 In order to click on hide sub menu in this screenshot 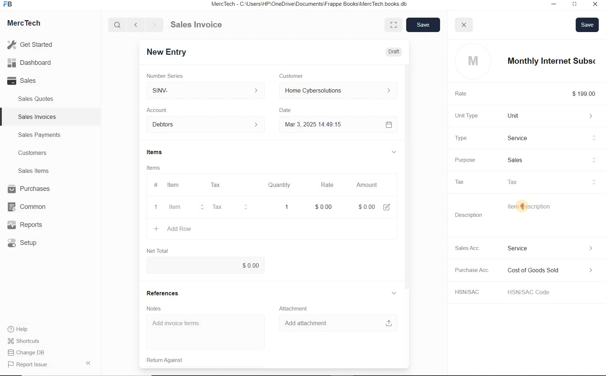, I will do `click(394, 293)`.